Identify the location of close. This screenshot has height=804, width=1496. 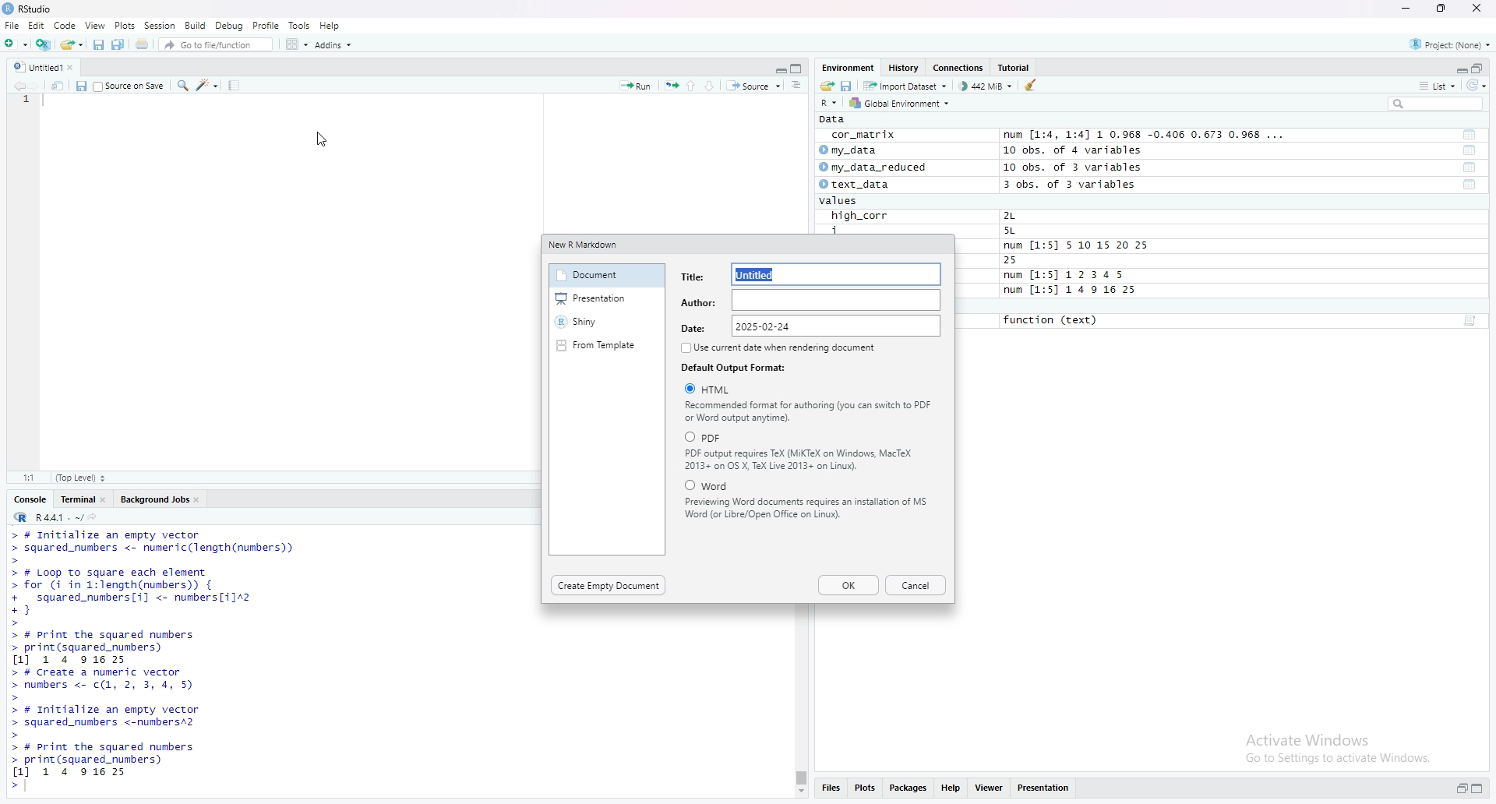
(106, 501).